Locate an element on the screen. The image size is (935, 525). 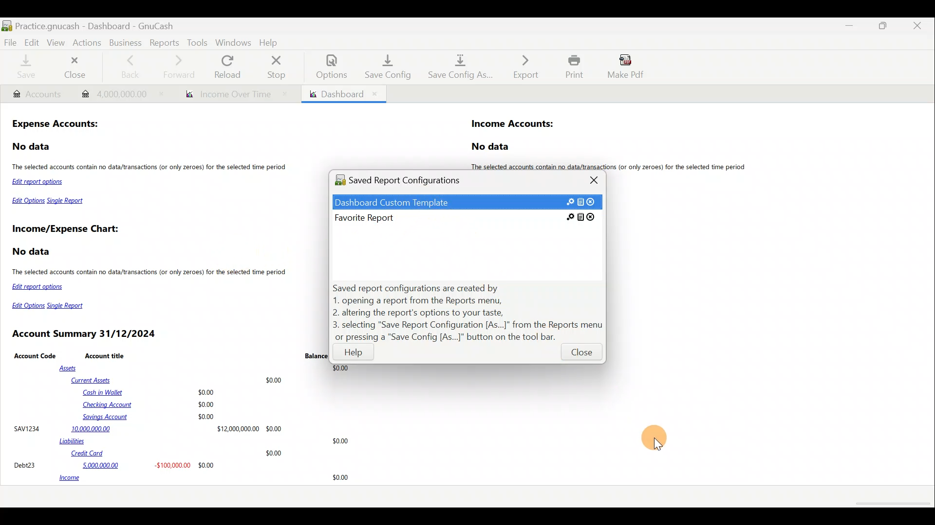
Report is located at coordinates (232, 94).